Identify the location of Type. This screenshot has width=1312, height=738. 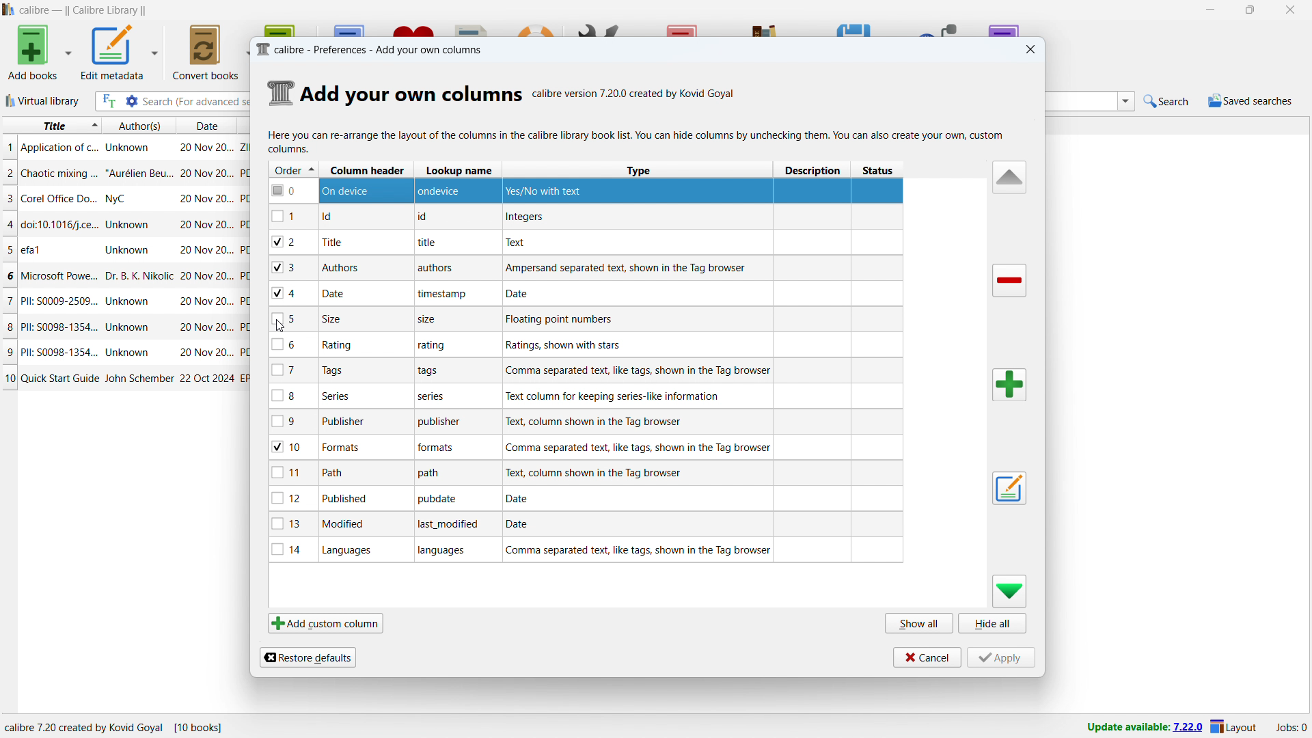
(635, 171).